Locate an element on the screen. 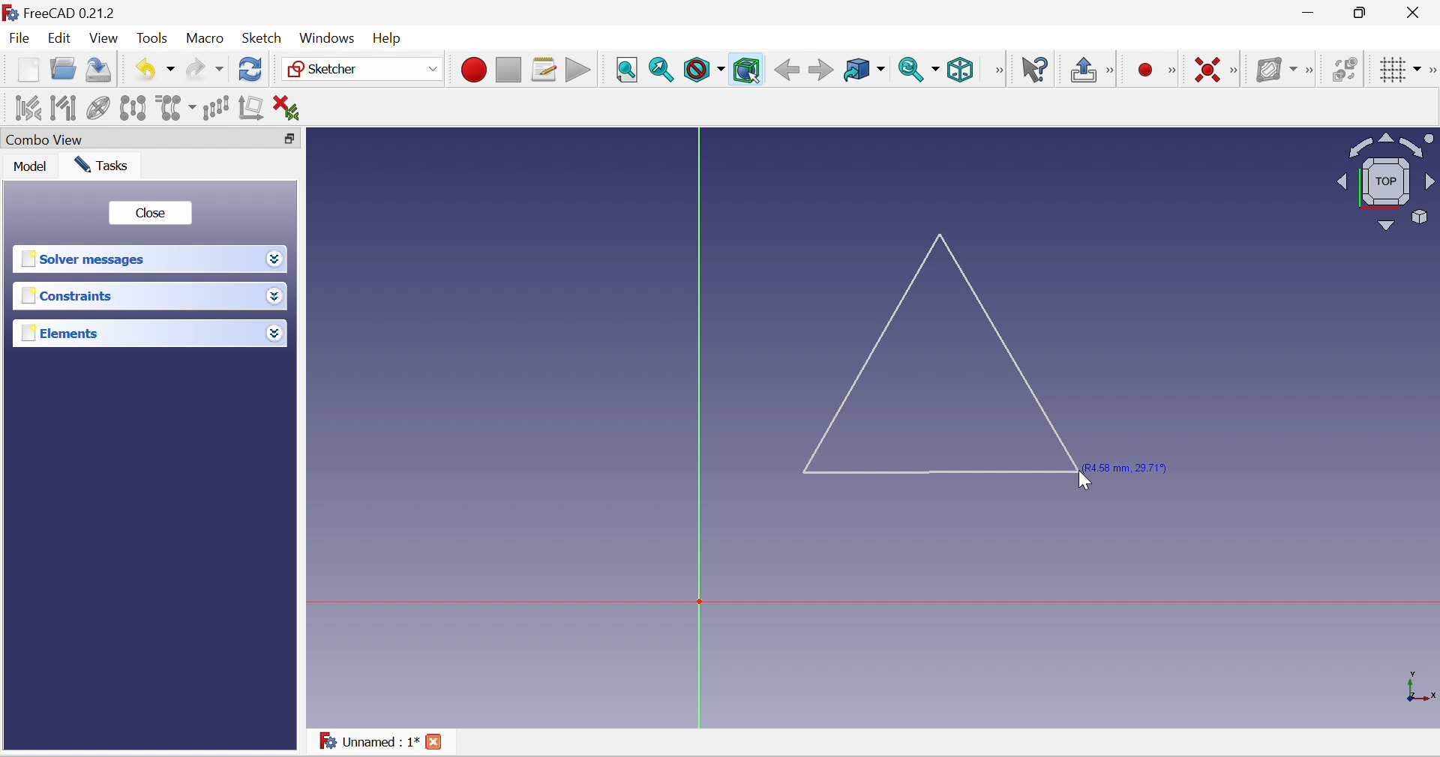  Sketch is located at coordinates (262, 38).